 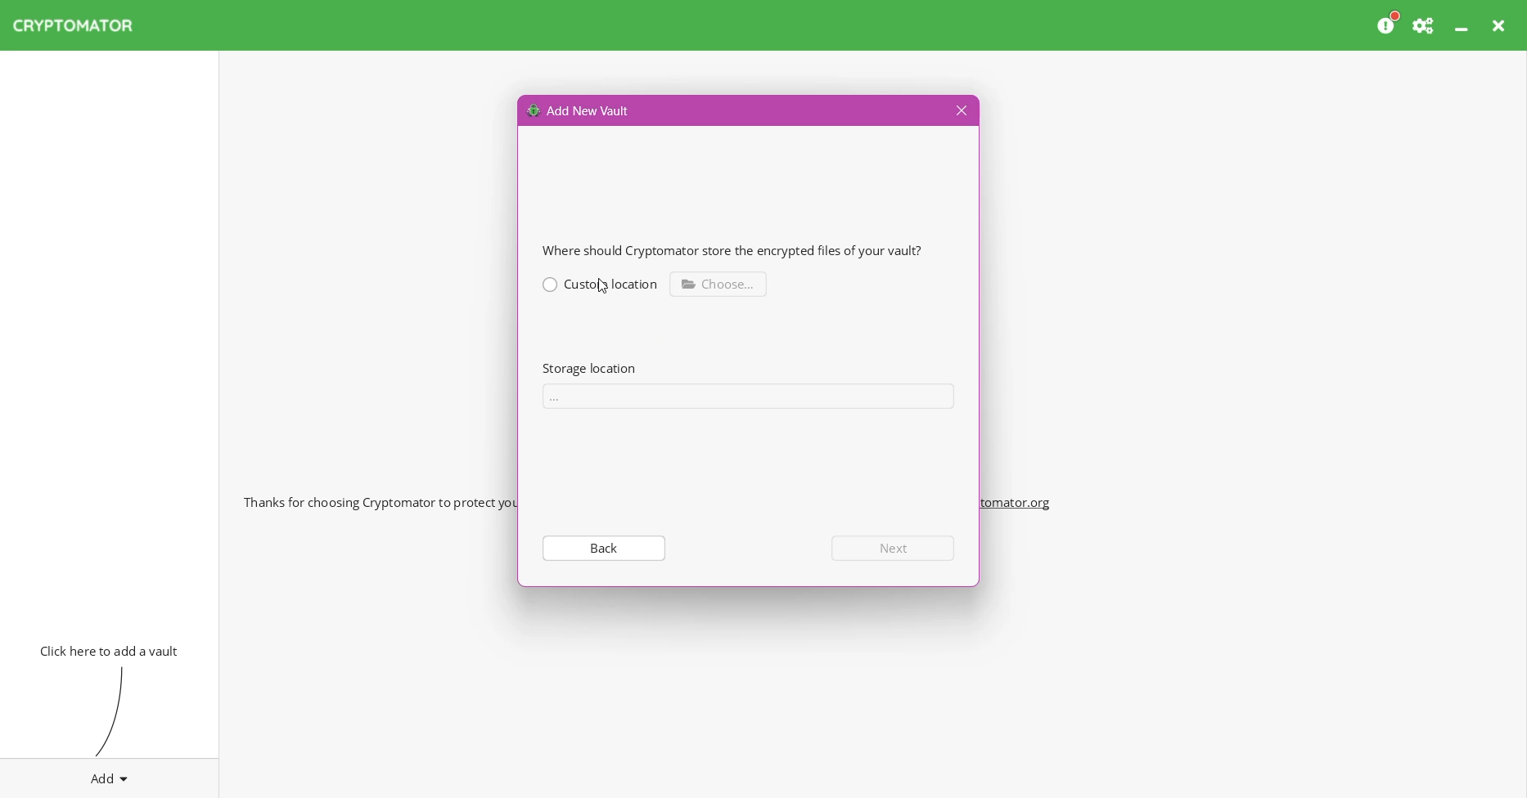 What do you see at coordinates (81, 25) in the screenshot?
I see `CRYPTOMATOR Application Name` at bounding box center [81, 25].